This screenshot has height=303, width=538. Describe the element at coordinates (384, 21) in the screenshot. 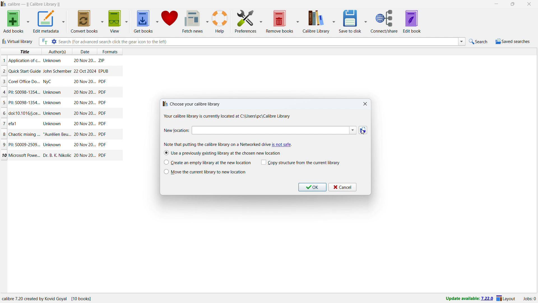

I see `connect/share` at that location.